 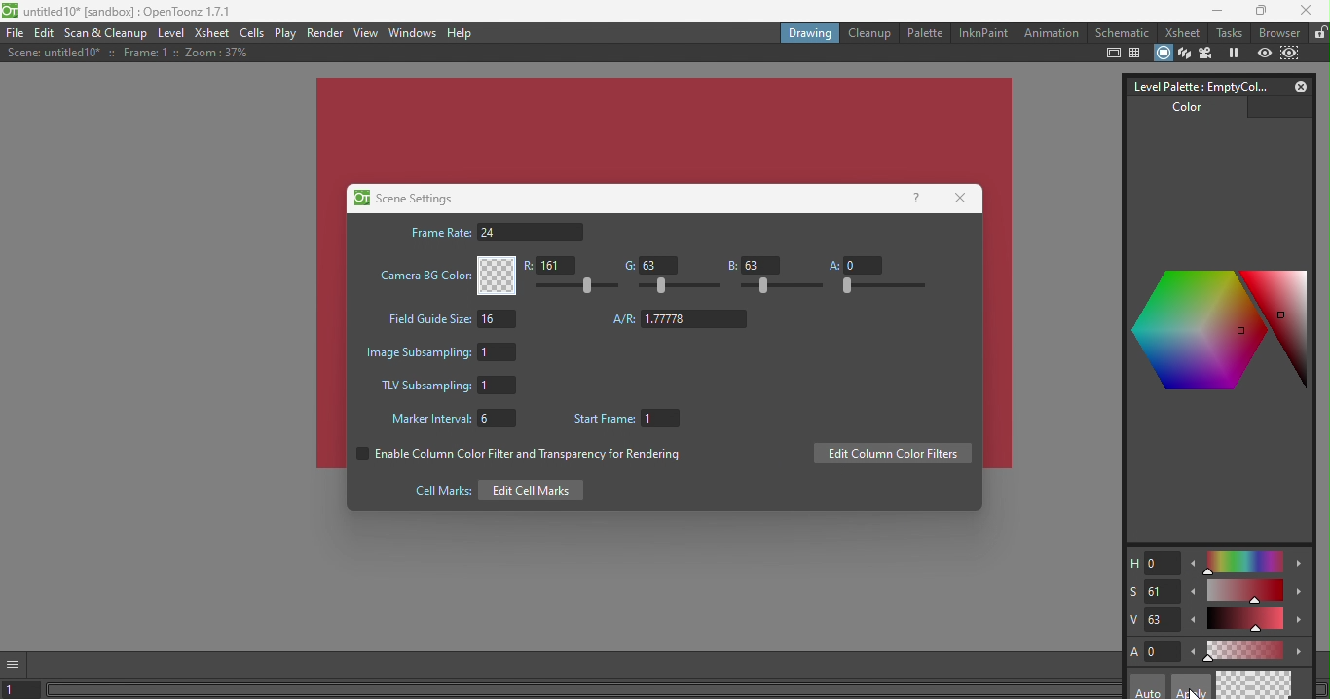 I want to click on Decrease, so click(x=1193, y=654).